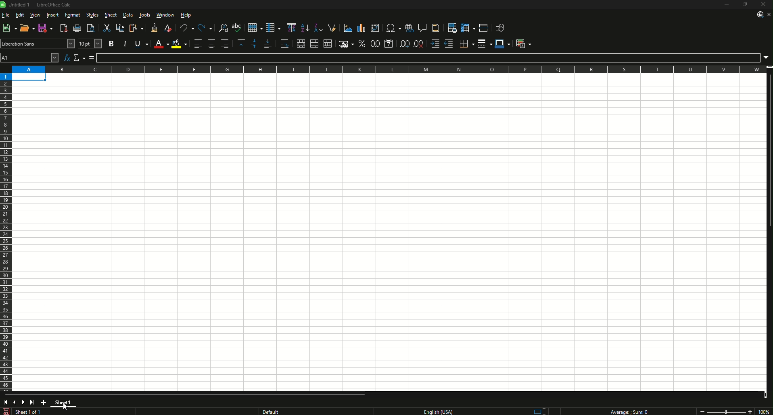 The width and height of the screenshot is (773, 415). I want to click on Border Color, so click(503, 44).